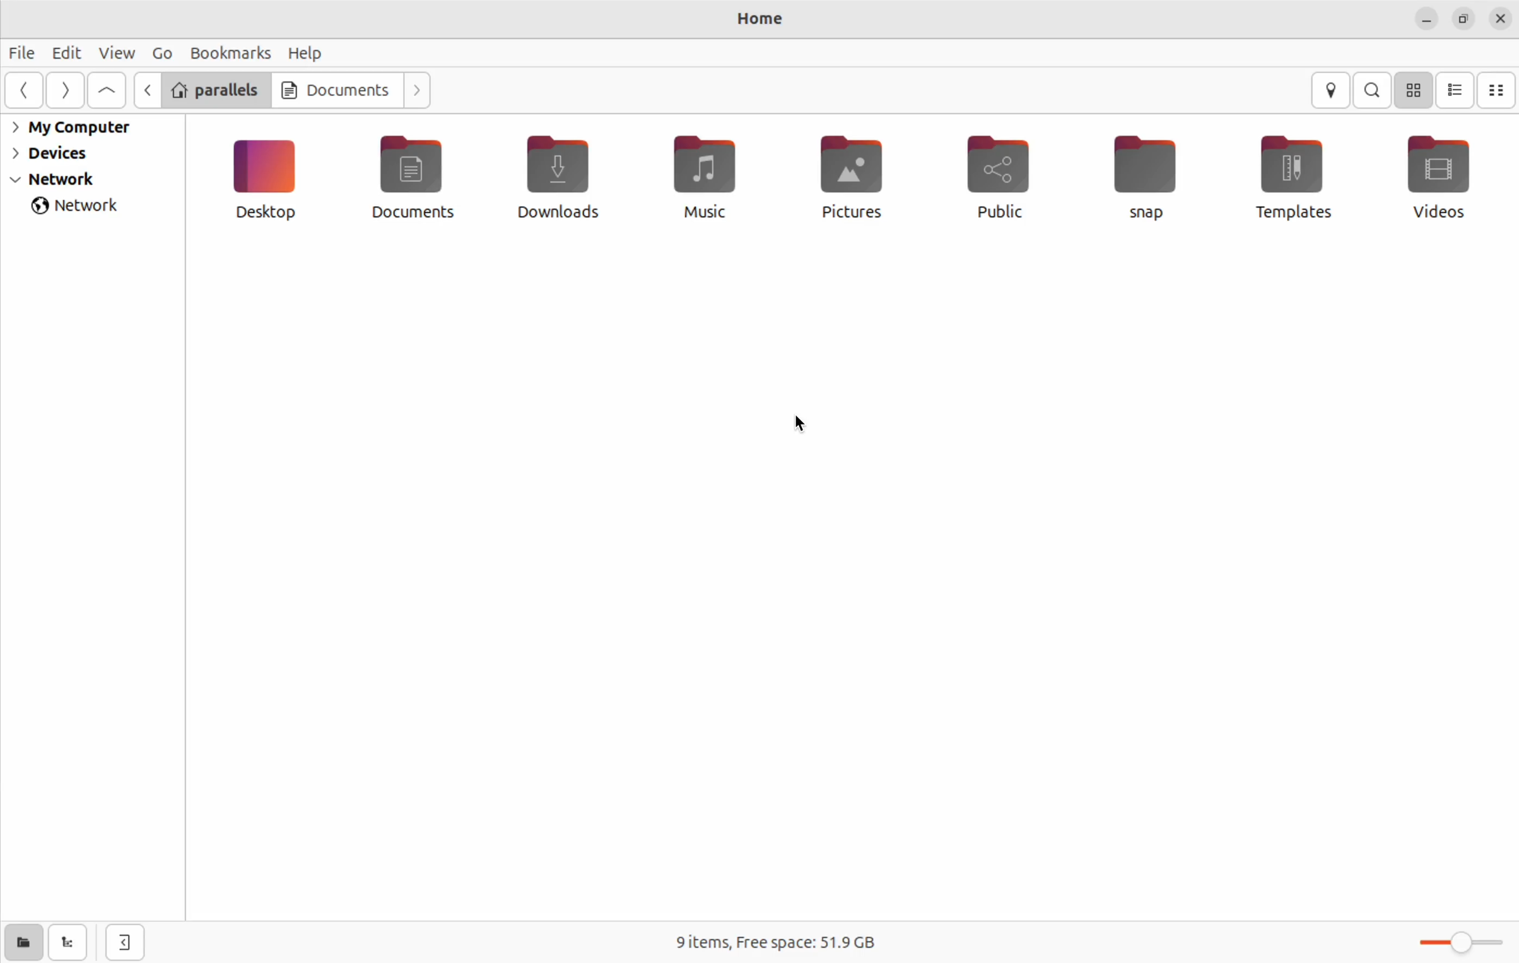 Image resolution: width=1519 pixels, height=963 pixels. I want to click on Free spaces, so click(771, 940).